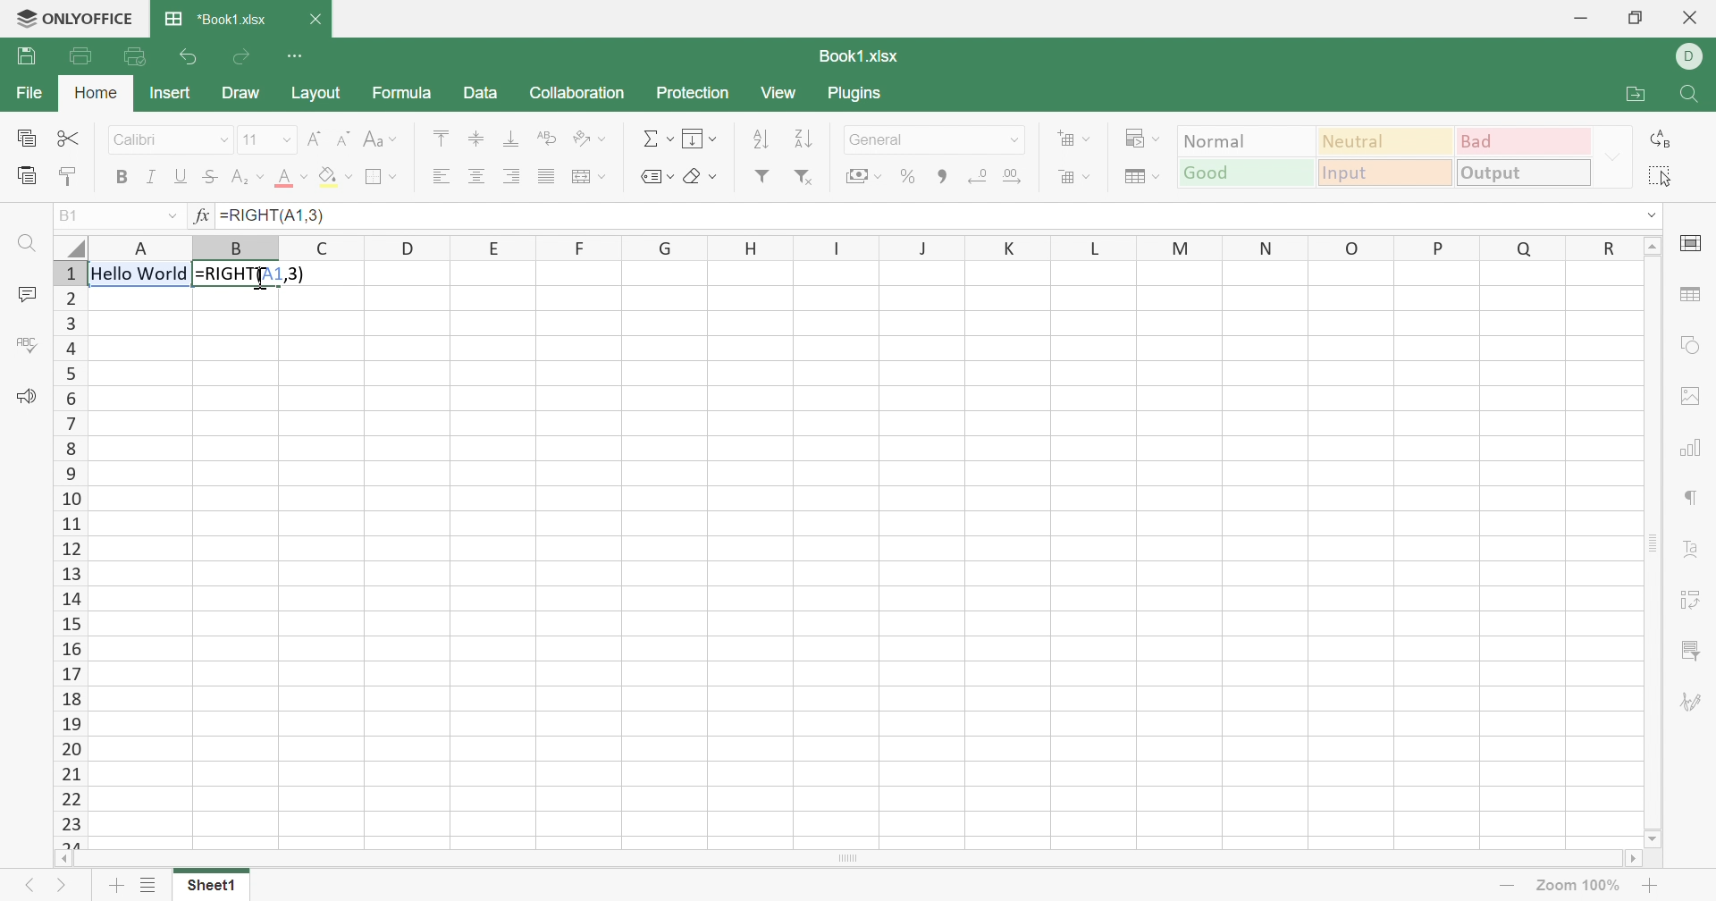  What do you see at coordinates (27, 91) in the screenshot?
I see `File` at bounding box center [27, 91].